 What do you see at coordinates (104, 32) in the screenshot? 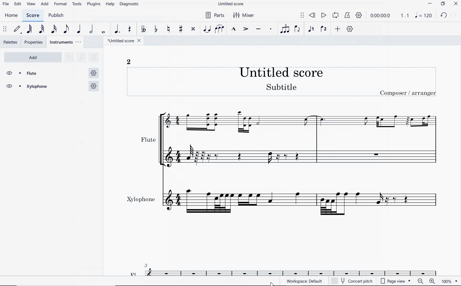
I see `WHOLE NOTE` at bounding box center [104, 32].